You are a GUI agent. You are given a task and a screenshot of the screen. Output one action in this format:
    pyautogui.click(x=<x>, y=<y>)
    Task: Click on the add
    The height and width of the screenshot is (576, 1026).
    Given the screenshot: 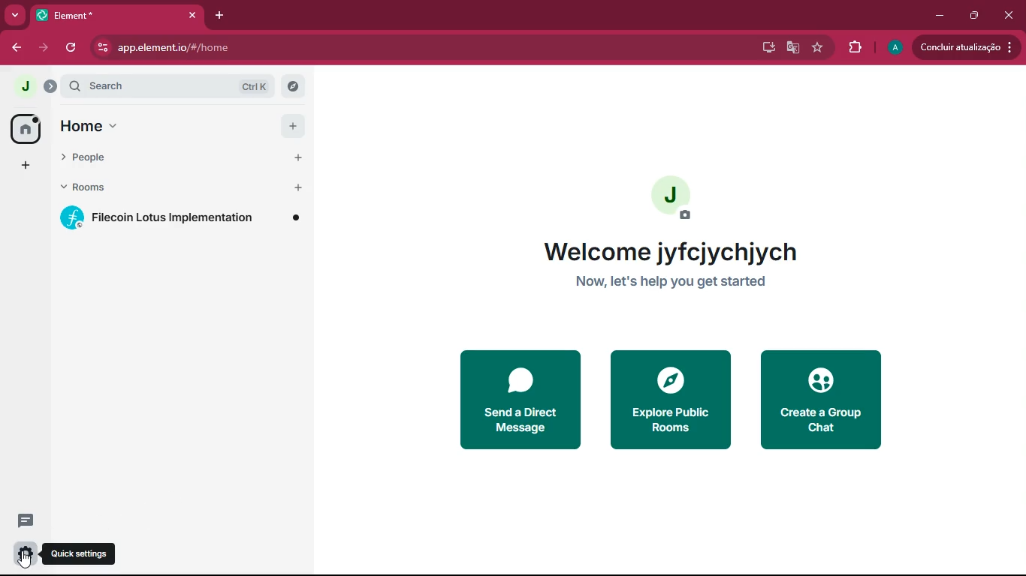 What is the action you would take?
    pyautogui.click(x=26, y=166)
    